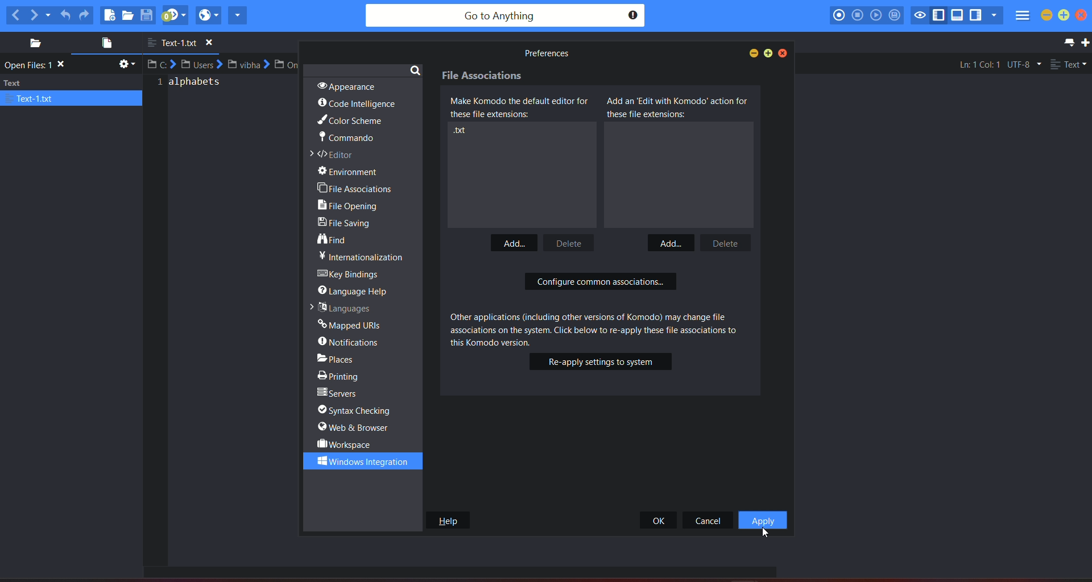 This screenshot has height=582, width=1092. Describe the element at coordinates (600, 363) in the screenshot. I see `Re-apply settings to system` at that location.